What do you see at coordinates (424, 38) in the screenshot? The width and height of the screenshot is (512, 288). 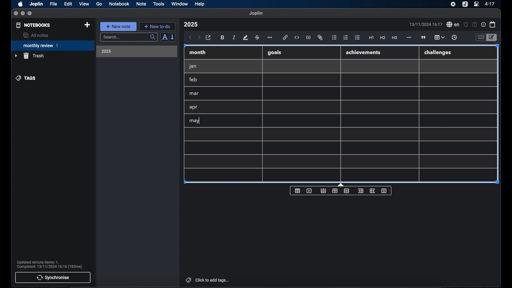 I see `block quotes` at bounding box center [424, 38].